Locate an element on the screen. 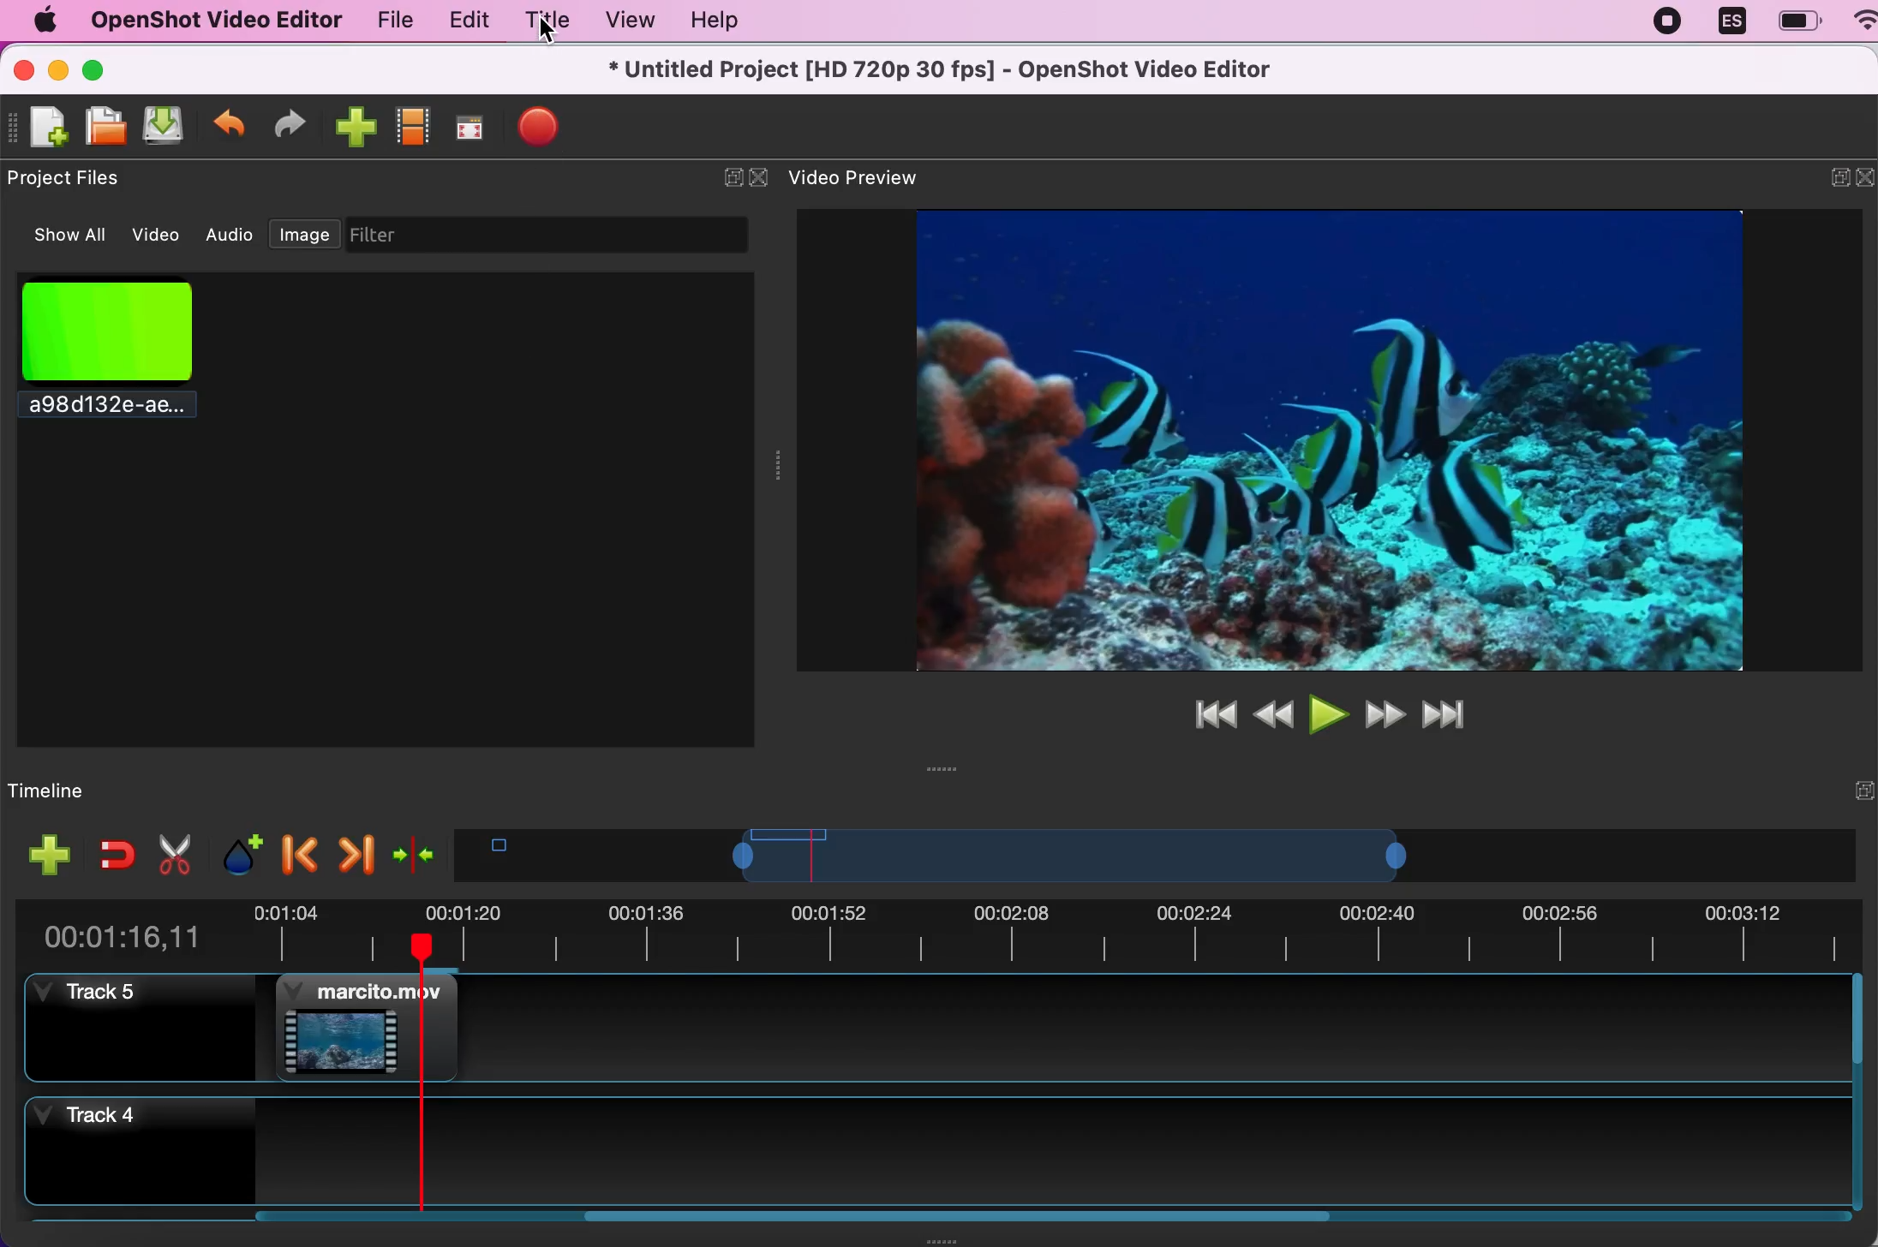 This screenshot has height=1247, width=1878. video preview is located at coordinates (867, 179).